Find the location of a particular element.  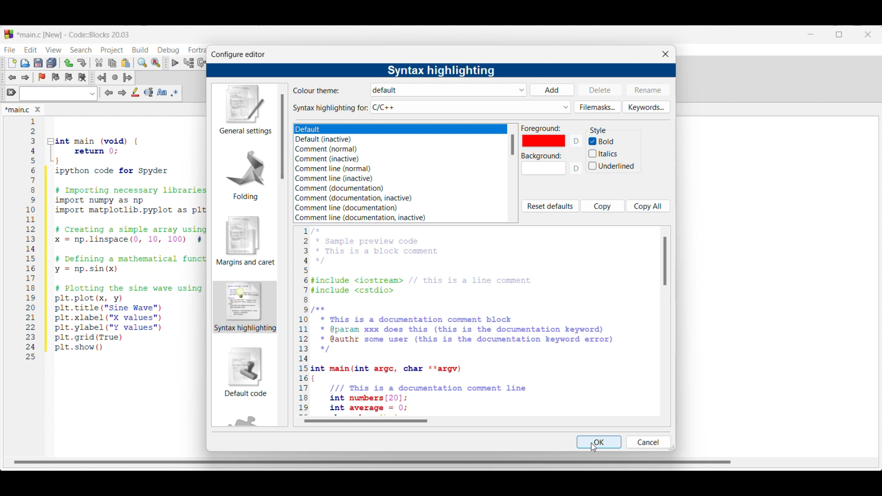

Jump forward is located at coordinates (128, 78).